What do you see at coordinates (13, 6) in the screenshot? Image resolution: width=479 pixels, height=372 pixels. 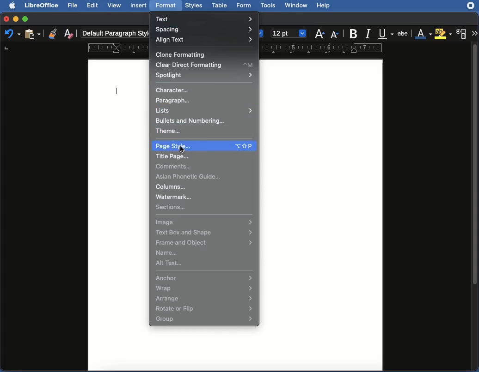 I see `Apple logo` at bounding box center [13, 6].